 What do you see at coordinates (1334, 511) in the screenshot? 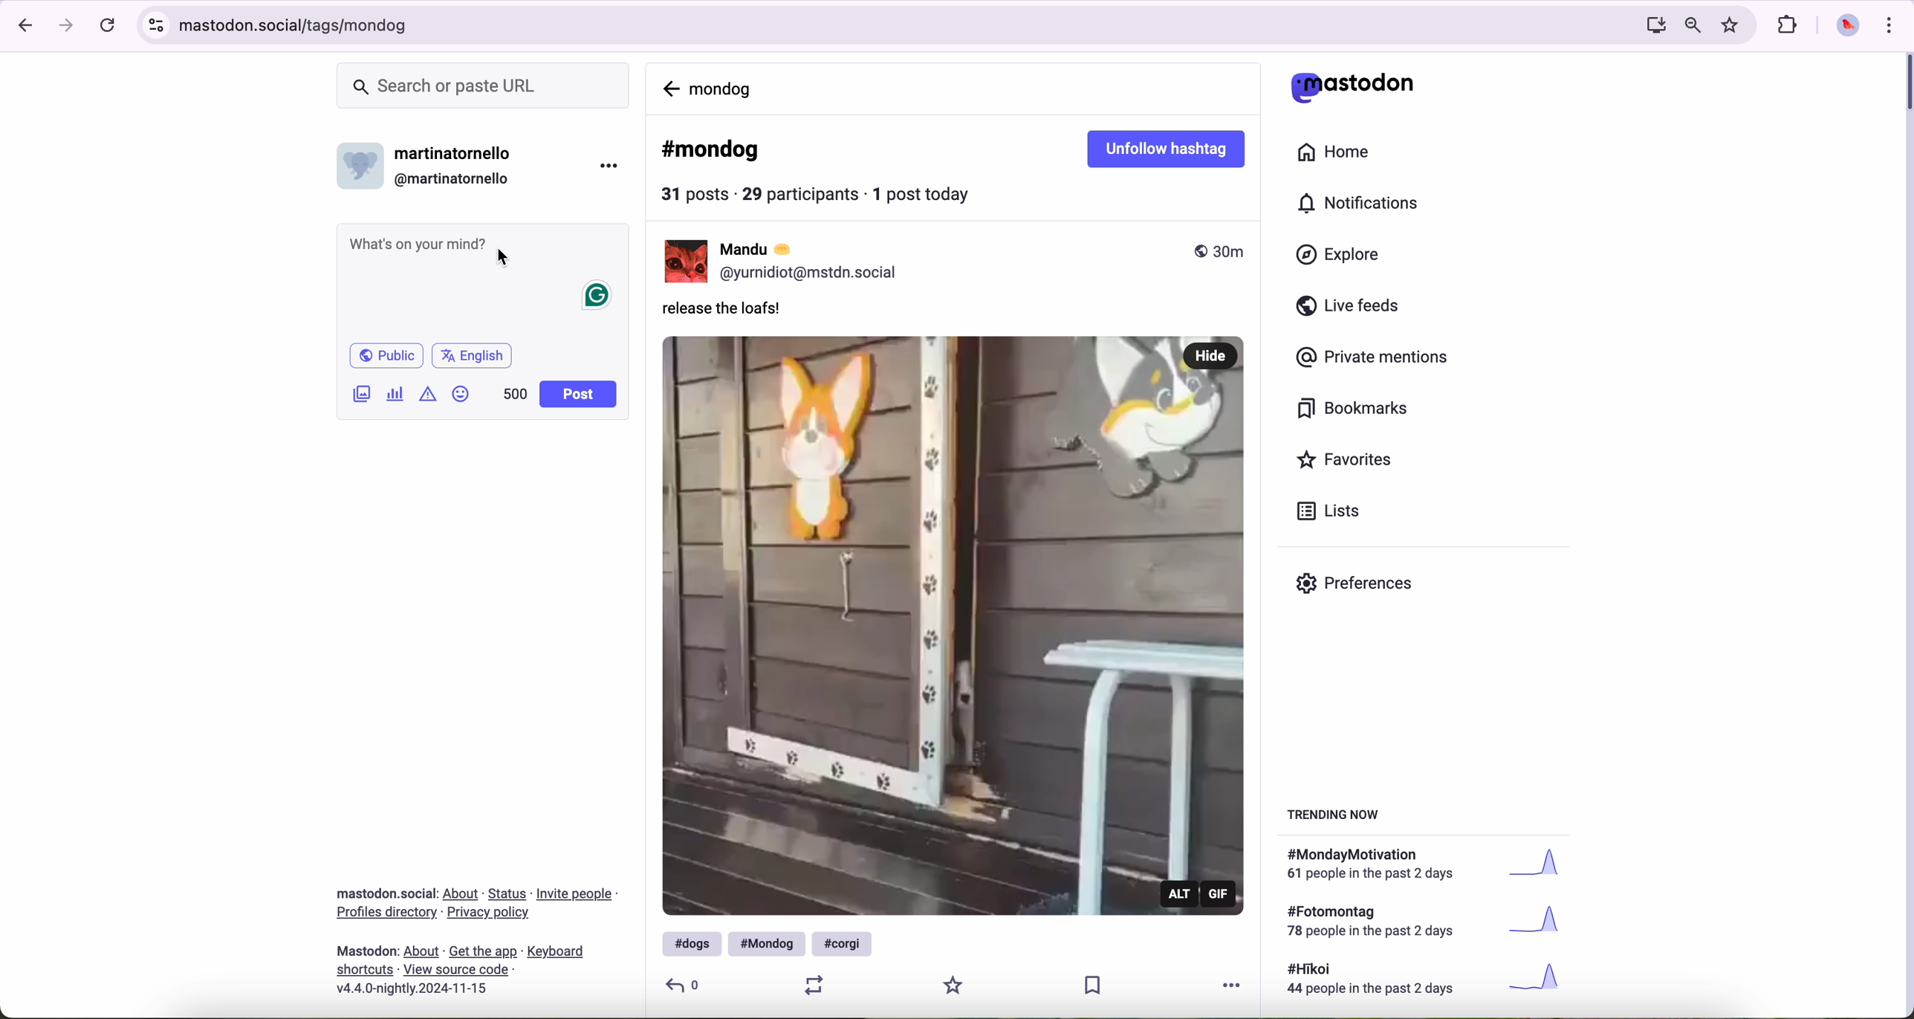
I see `lists` at bounding box center [1334, 511].